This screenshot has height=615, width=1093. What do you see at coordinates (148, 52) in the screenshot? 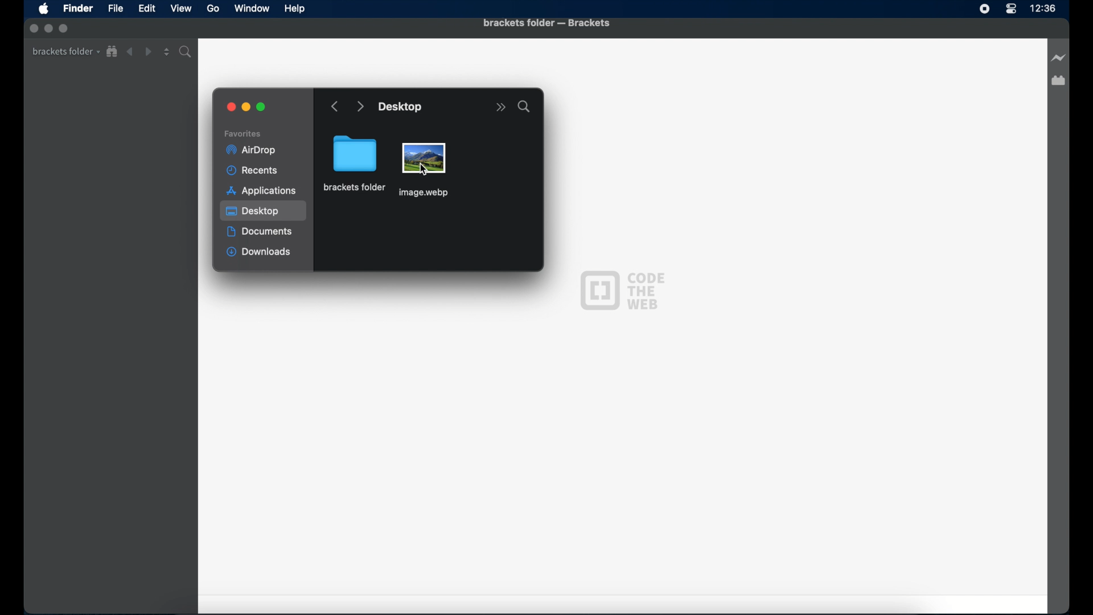
I see `forward` at bounding box center [148, 52].